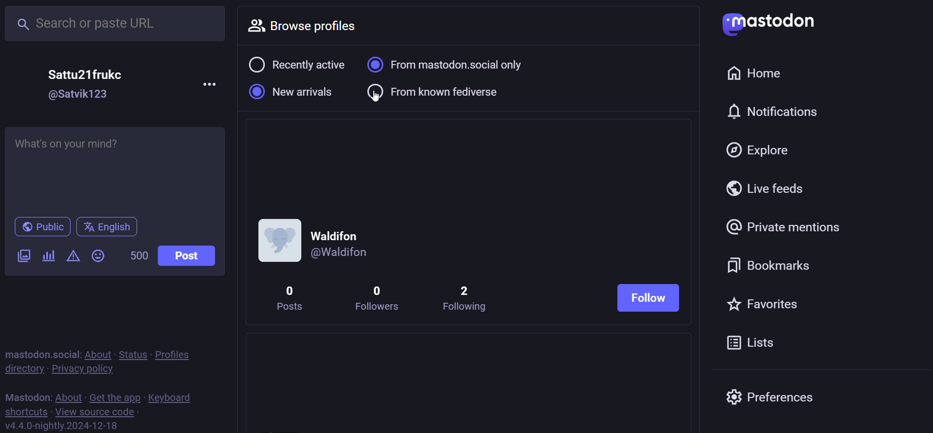 This screenshot has width=933, height=433. Describe the element at coordinates (73, 256) in the screenshot. I see `content warning` at that location.